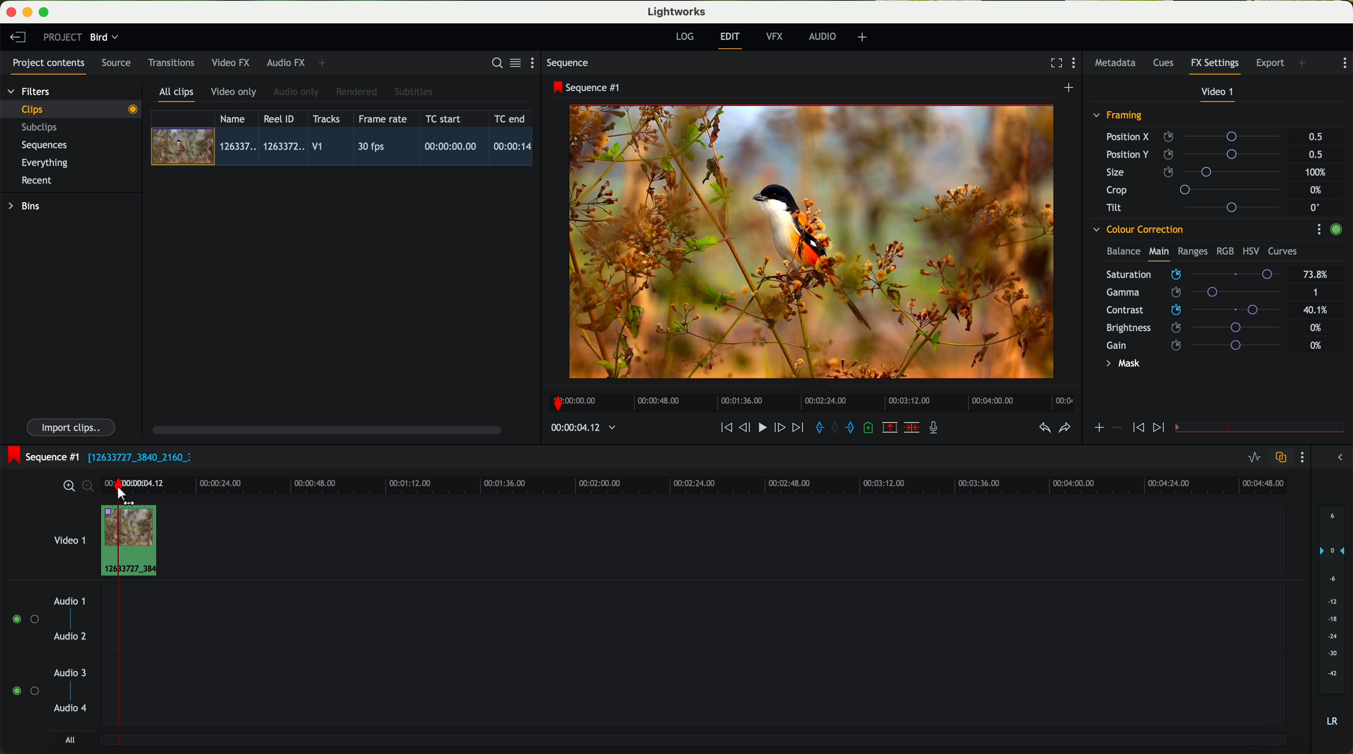 Image resolution: width=1353 pixels, height=754 pixels. I want to click on video FX, so click(233, 63).